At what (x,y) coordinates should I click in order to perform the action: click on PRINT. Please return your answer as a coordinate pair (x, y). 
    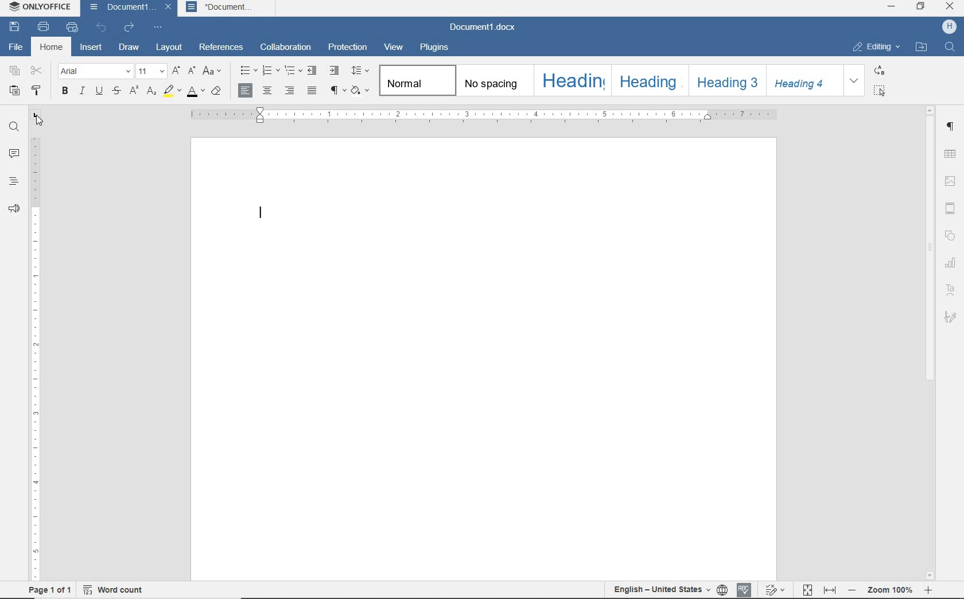
    Looking at the image, I should click on (42, 26).